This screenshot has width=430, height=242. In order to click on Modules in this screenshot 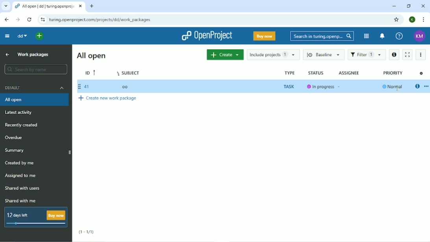, I will do `click(366, 36)`.